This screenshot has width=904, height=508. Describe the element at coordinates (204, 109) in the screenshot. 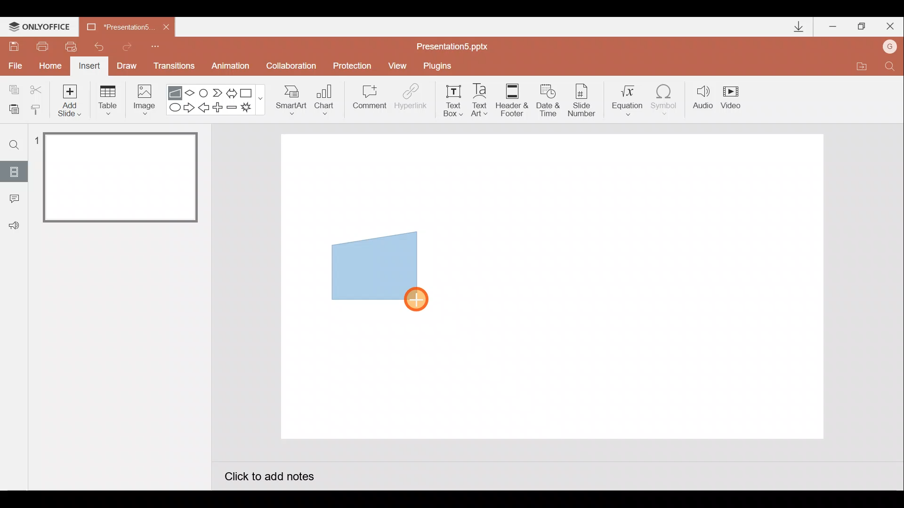

I see `Left arrow` at that location.